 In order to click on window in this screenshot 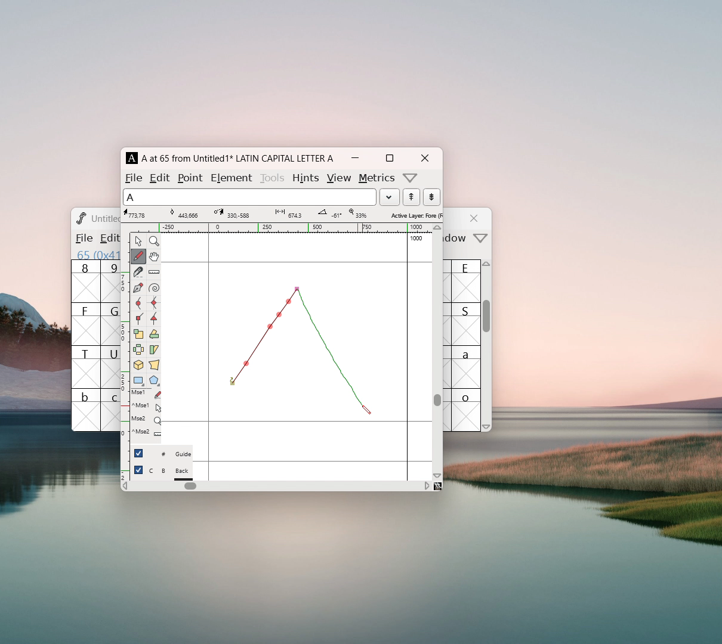, I will do `click(457, 239)`.